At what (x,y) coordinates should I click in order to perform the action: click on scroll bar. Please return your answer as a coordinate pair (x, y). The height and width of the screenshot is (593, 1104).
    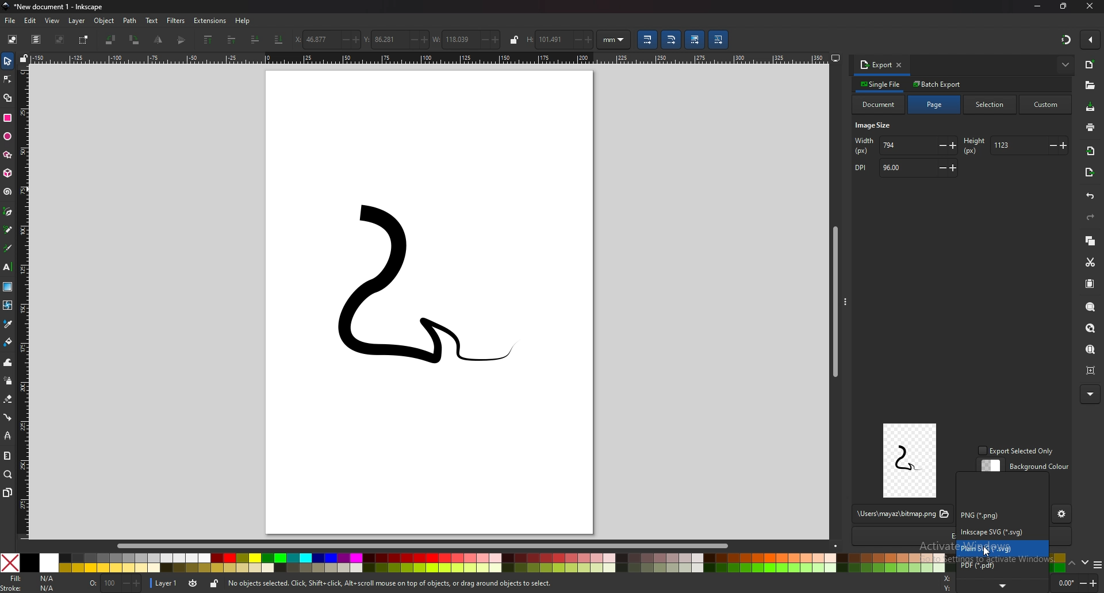
    Looking at the image, I should click on (833, 299).